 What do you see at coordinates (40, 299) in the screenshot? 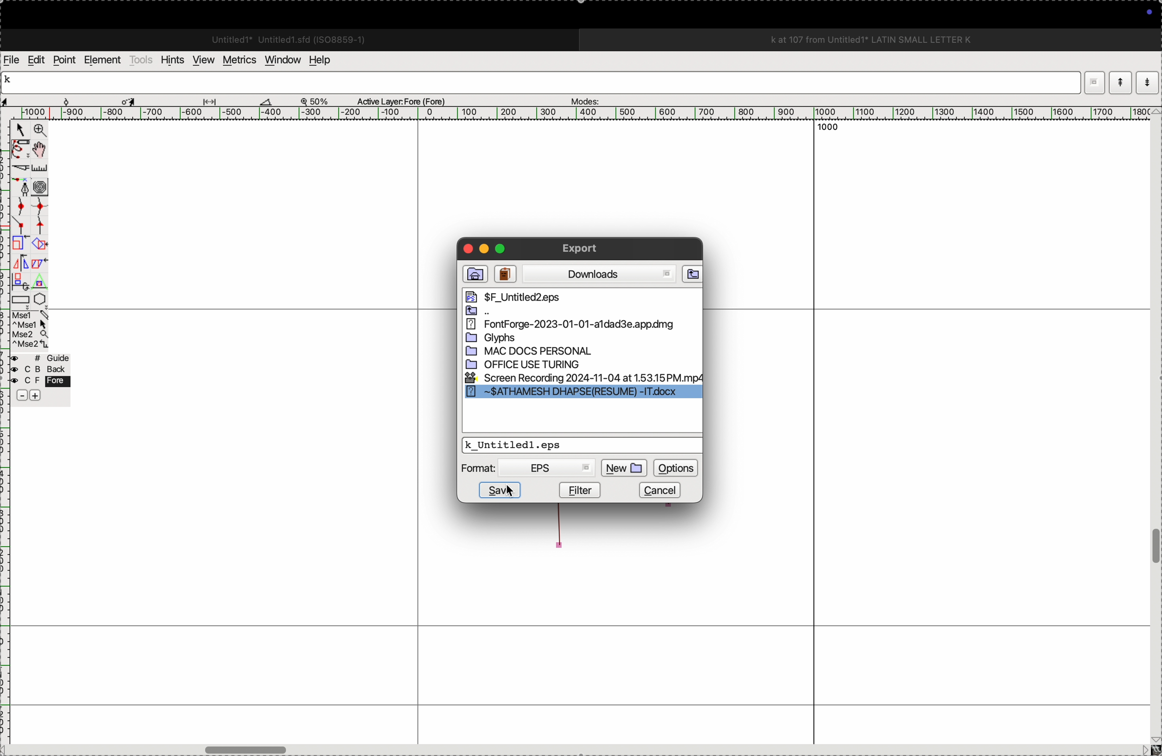
I see `polygon` at bounding box center [40, 299].